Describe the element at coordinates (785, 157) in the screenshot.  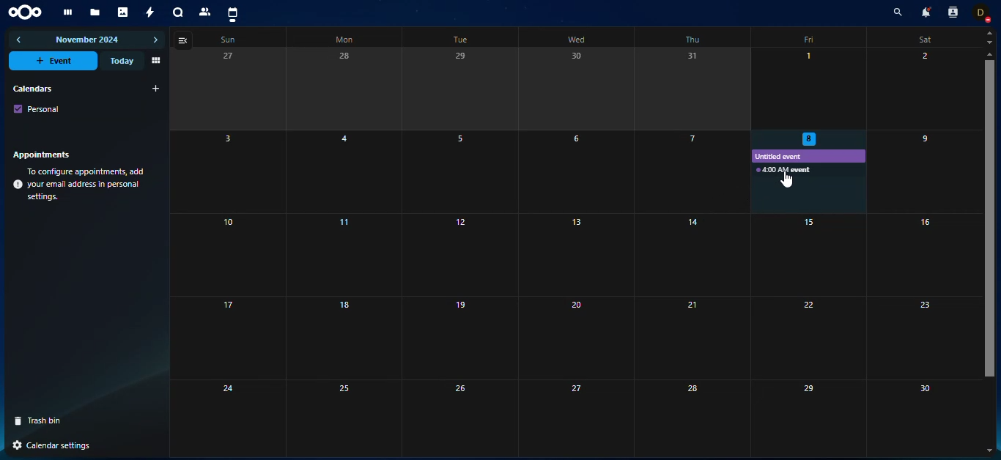
I see `untitled event` at that location.